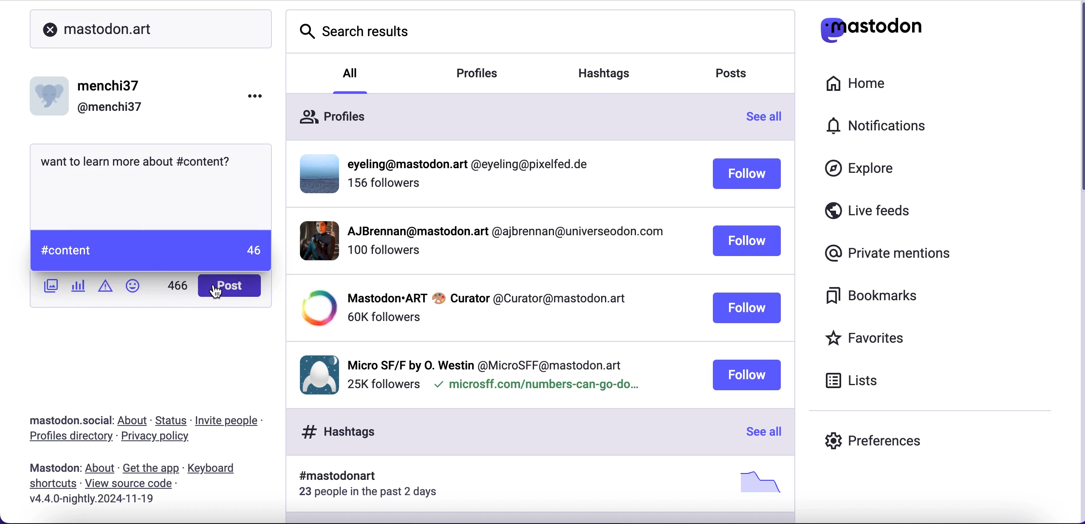 The width and height of the screenshot is (1085, 524). Describe the element at coordinates (316, 373) in the screenshot. I see `display picture` at that location.